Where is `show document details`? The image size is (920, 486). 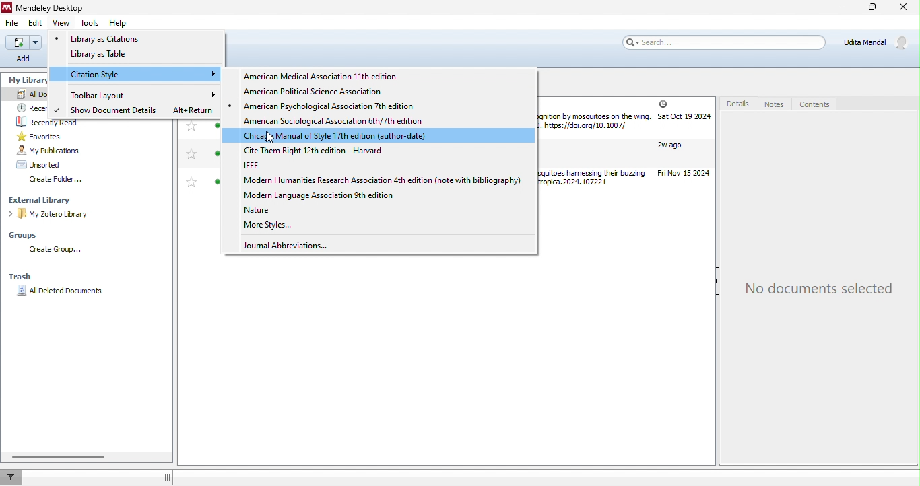 show document details is located at coordinates (135, 112).